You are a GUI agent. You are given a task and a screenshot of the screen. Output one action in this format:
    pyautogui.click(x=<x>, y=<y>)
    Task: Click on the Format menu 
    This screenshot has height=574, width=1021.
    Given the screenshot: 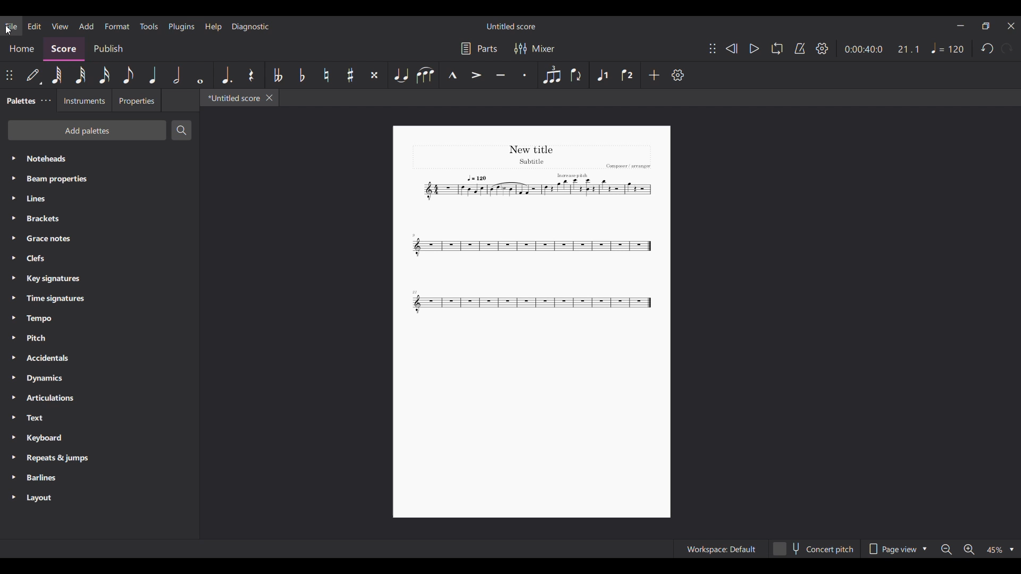 What is the action you would take?
    pyautogui.click(x=118, y=27)
    